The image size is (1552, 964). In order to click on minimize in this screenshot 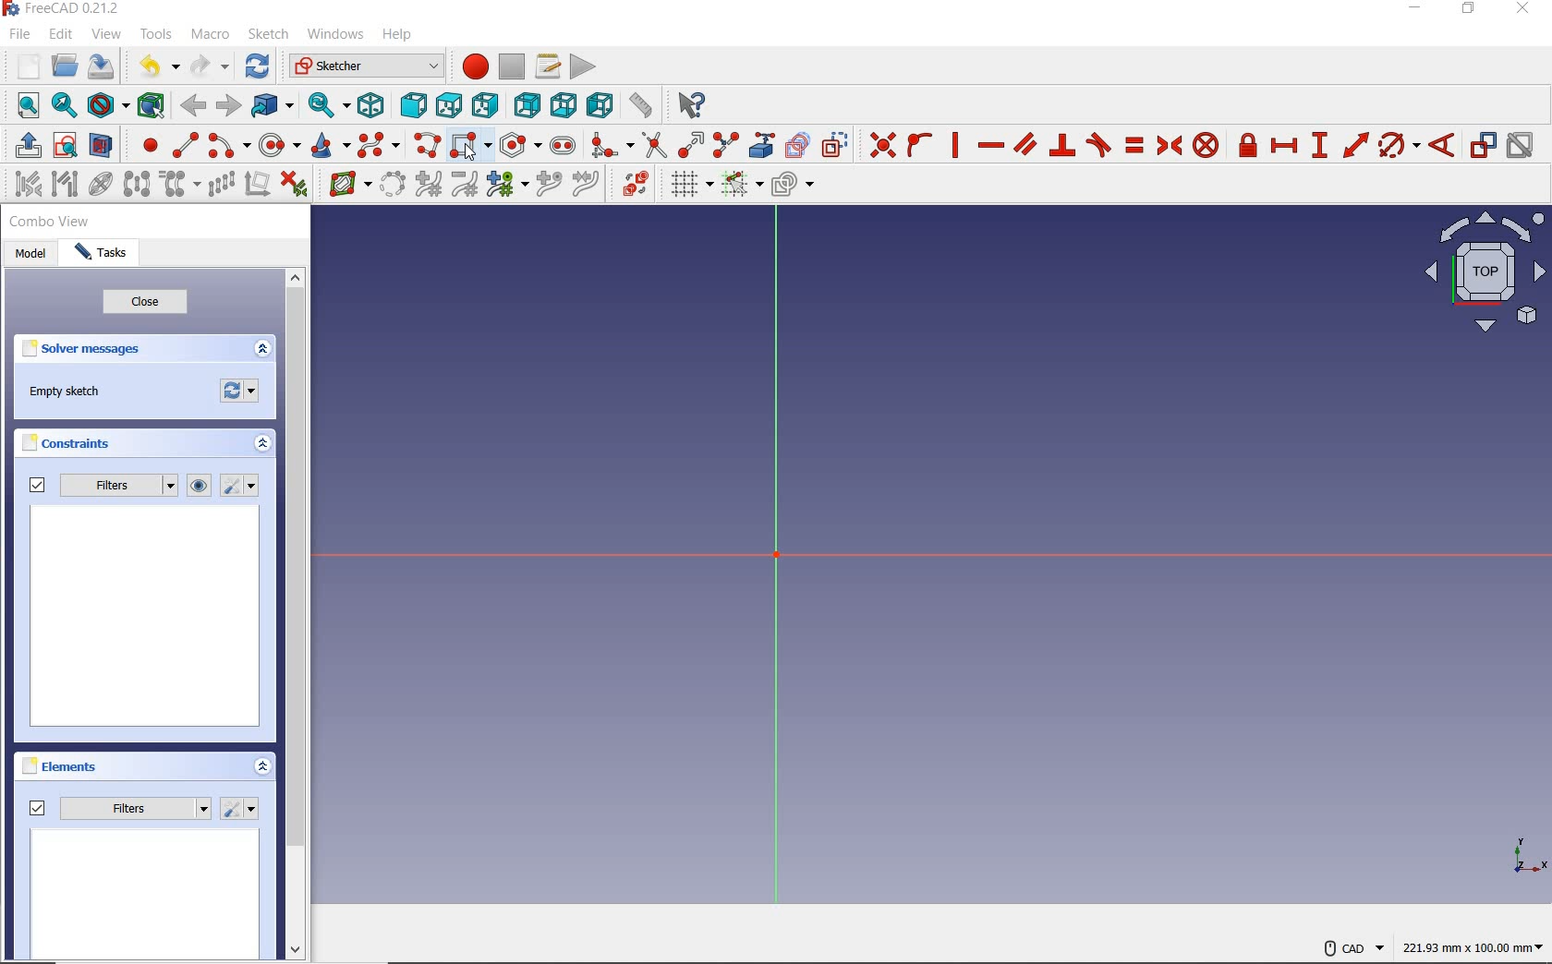, I will do `click(1416, 12)`.